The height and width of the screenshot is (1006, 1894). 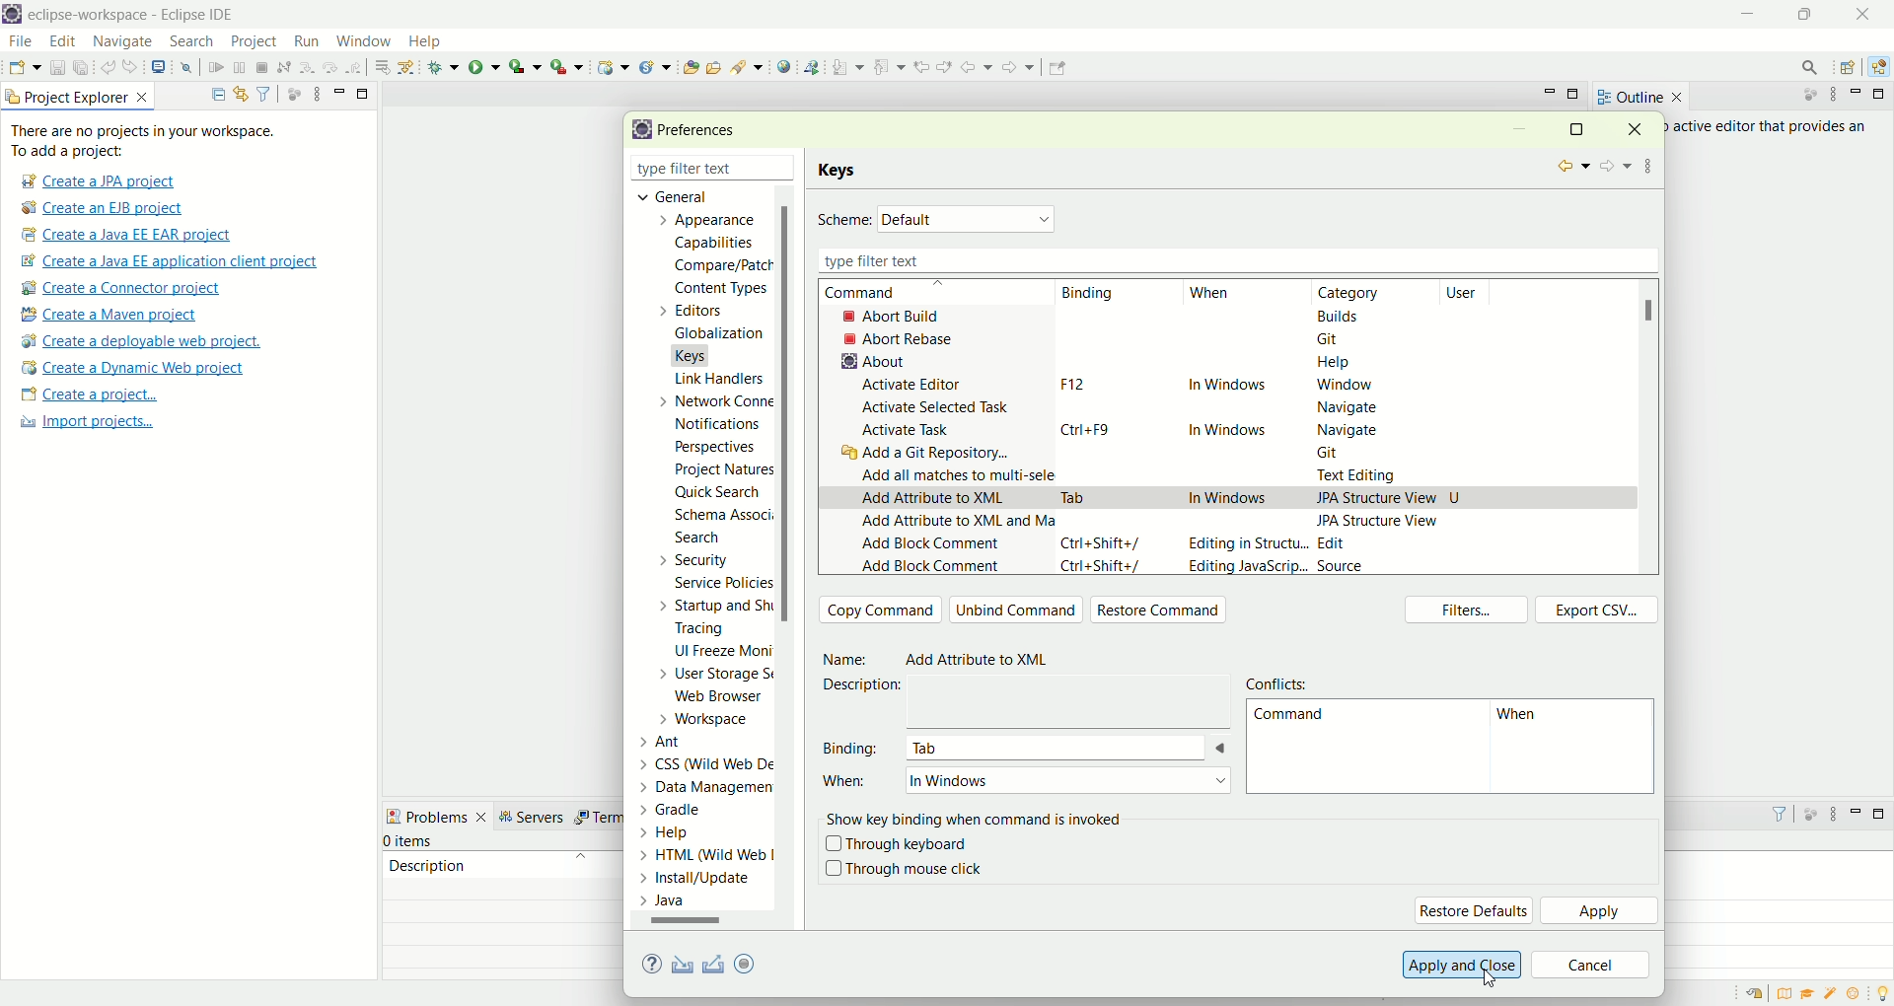 I want to click on command, so click(x=1288, y=718).